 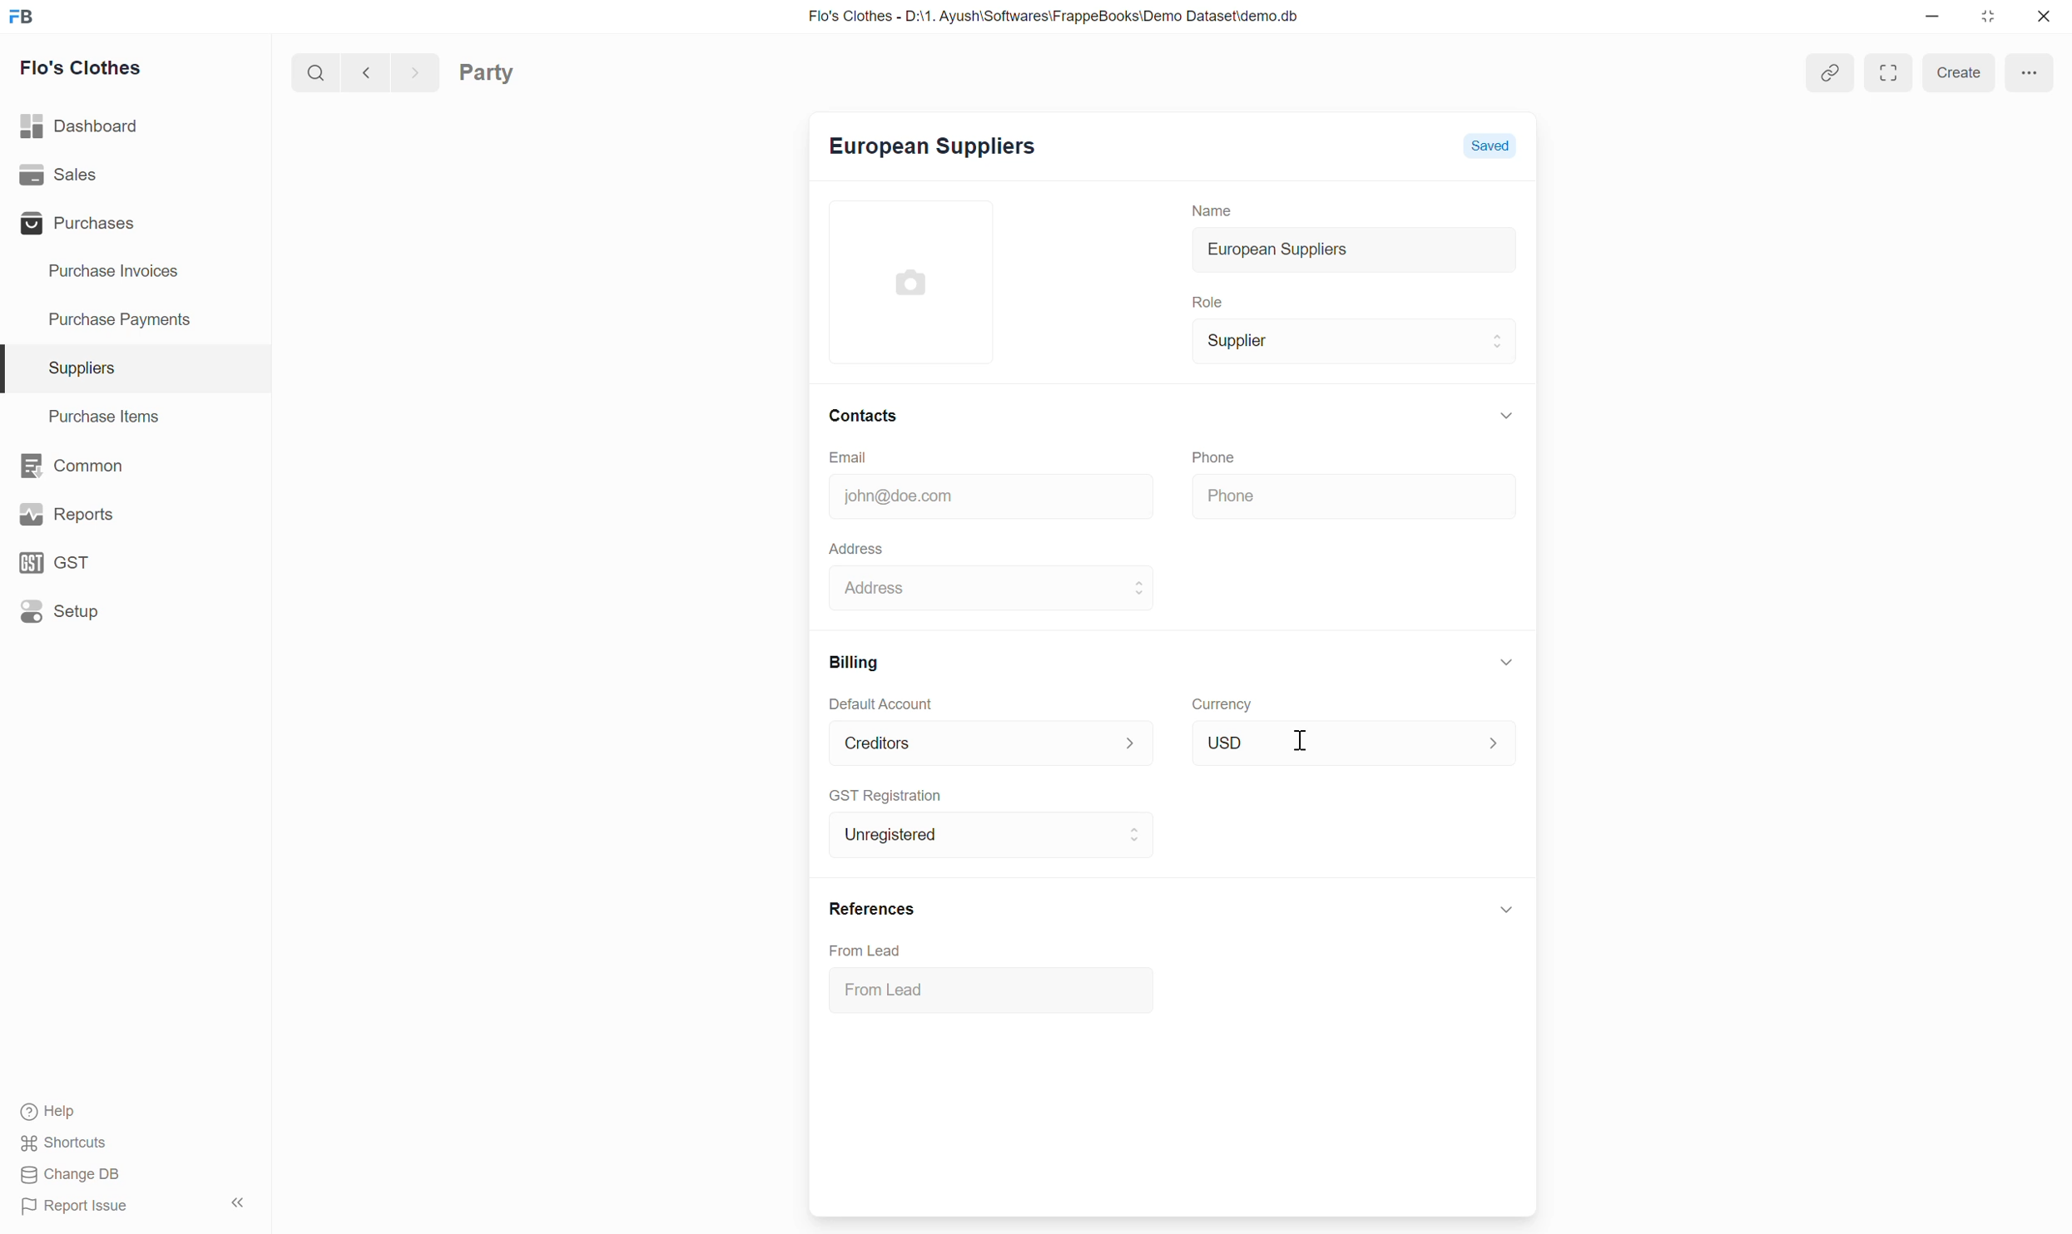 What do you see at coordinates (67, 460) in the screenshot?
I see `BE Common` at bounding box center [67, 460].